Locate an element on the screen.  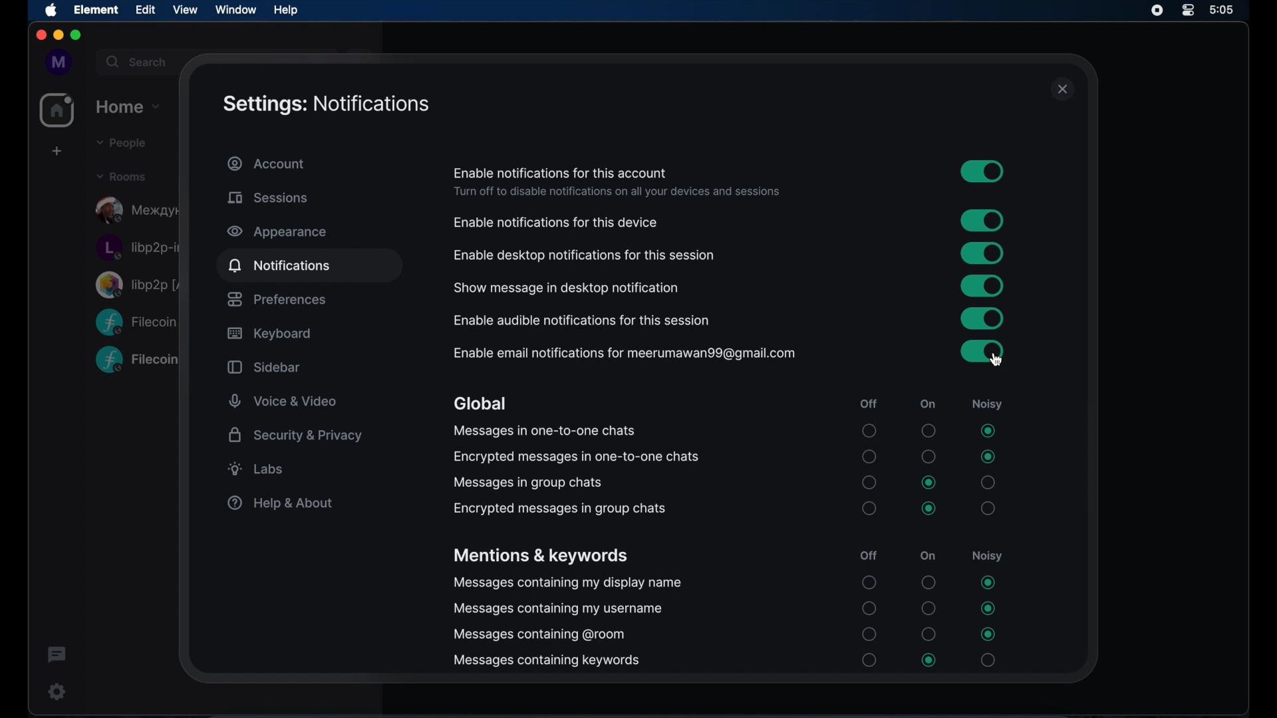
radio button is located at coordinates (869, 508).